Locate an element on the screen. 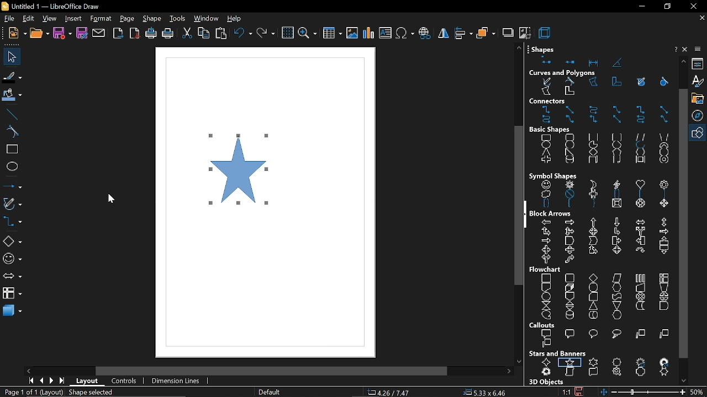 This screenshot has height=397, width=707. flowchart is located at coordinates (548, 268).